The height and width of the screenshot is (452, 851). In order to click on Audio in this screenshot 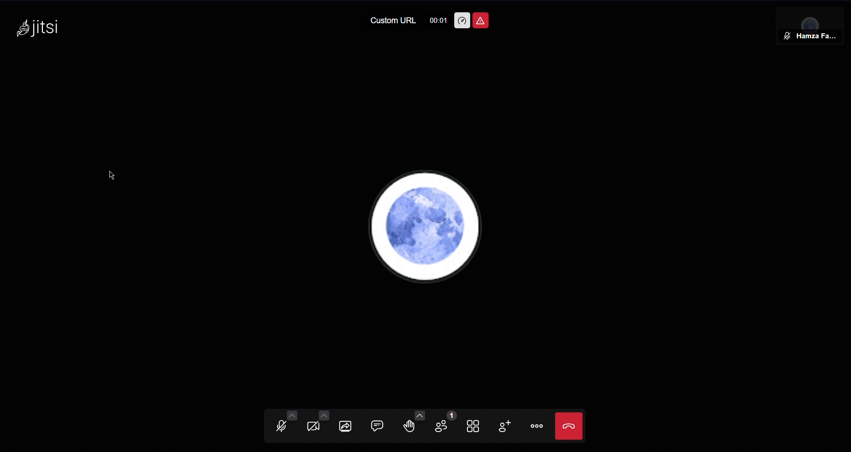, I will do `click(281, 428)`.